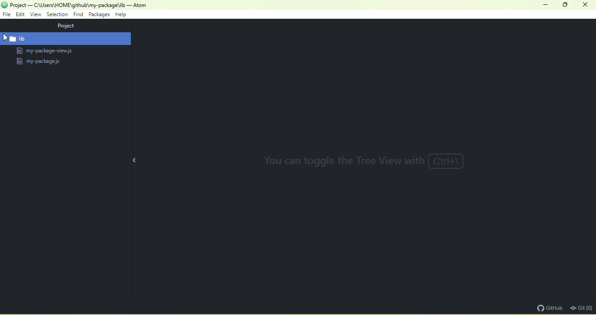  I want to click on find, so click(79, 15).